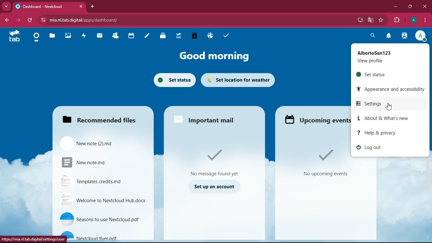  I want to click on settings, so click(388, 104).